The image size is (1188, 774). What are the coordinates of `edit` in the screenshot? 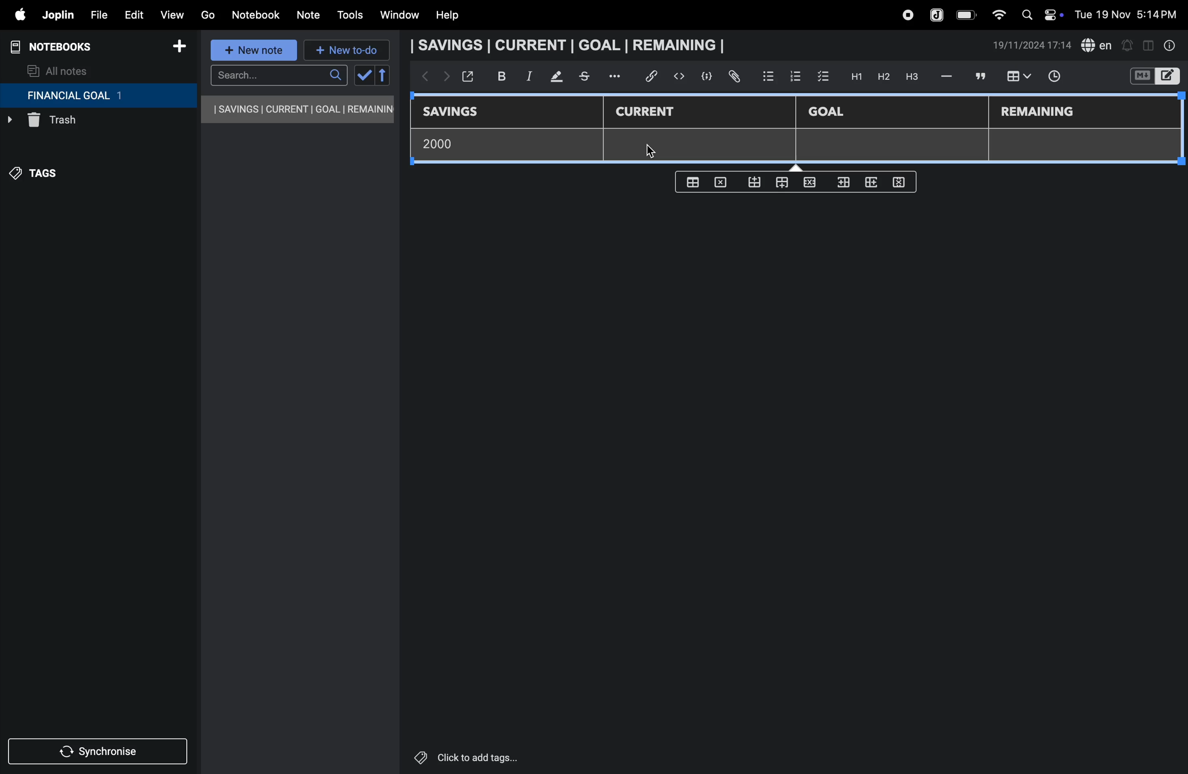 It's located at (129, 12).